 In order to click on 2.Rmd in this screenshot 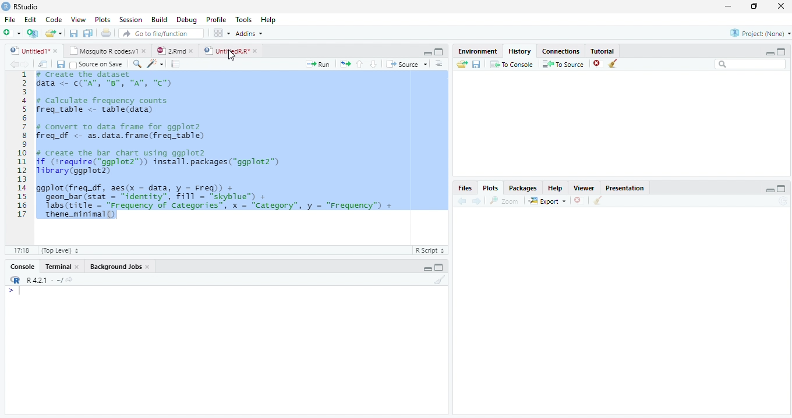, I will do `click(175, 52)`.